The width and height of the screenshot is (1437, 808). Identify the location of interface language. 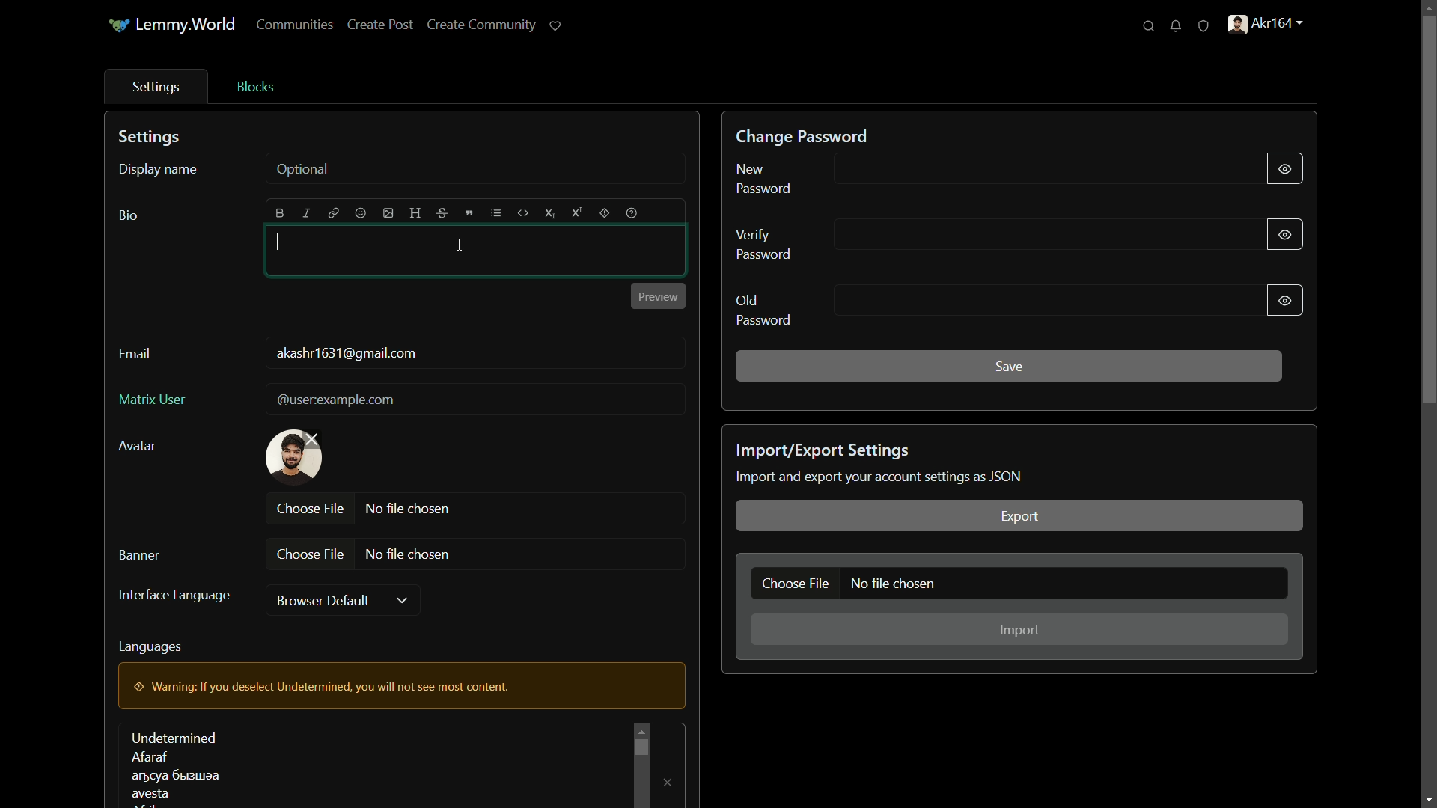
(176, 596).